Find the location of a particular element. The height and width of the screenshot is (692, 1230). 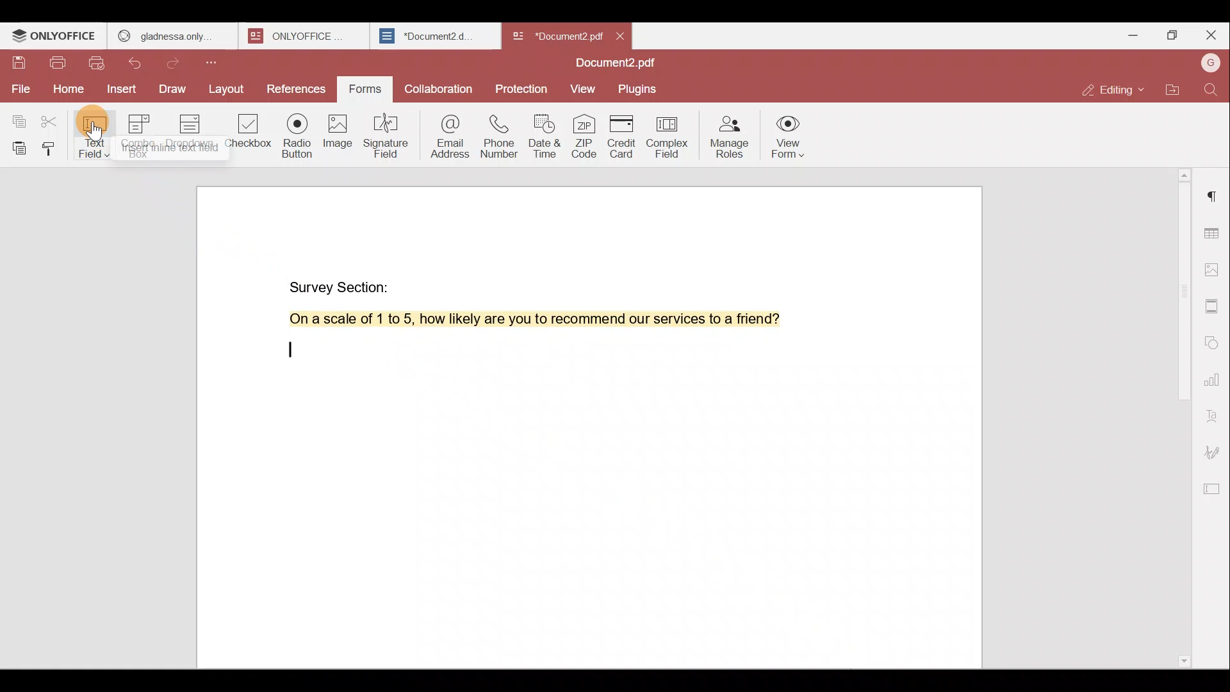

Checkbox is located at coordinates (249, 135).